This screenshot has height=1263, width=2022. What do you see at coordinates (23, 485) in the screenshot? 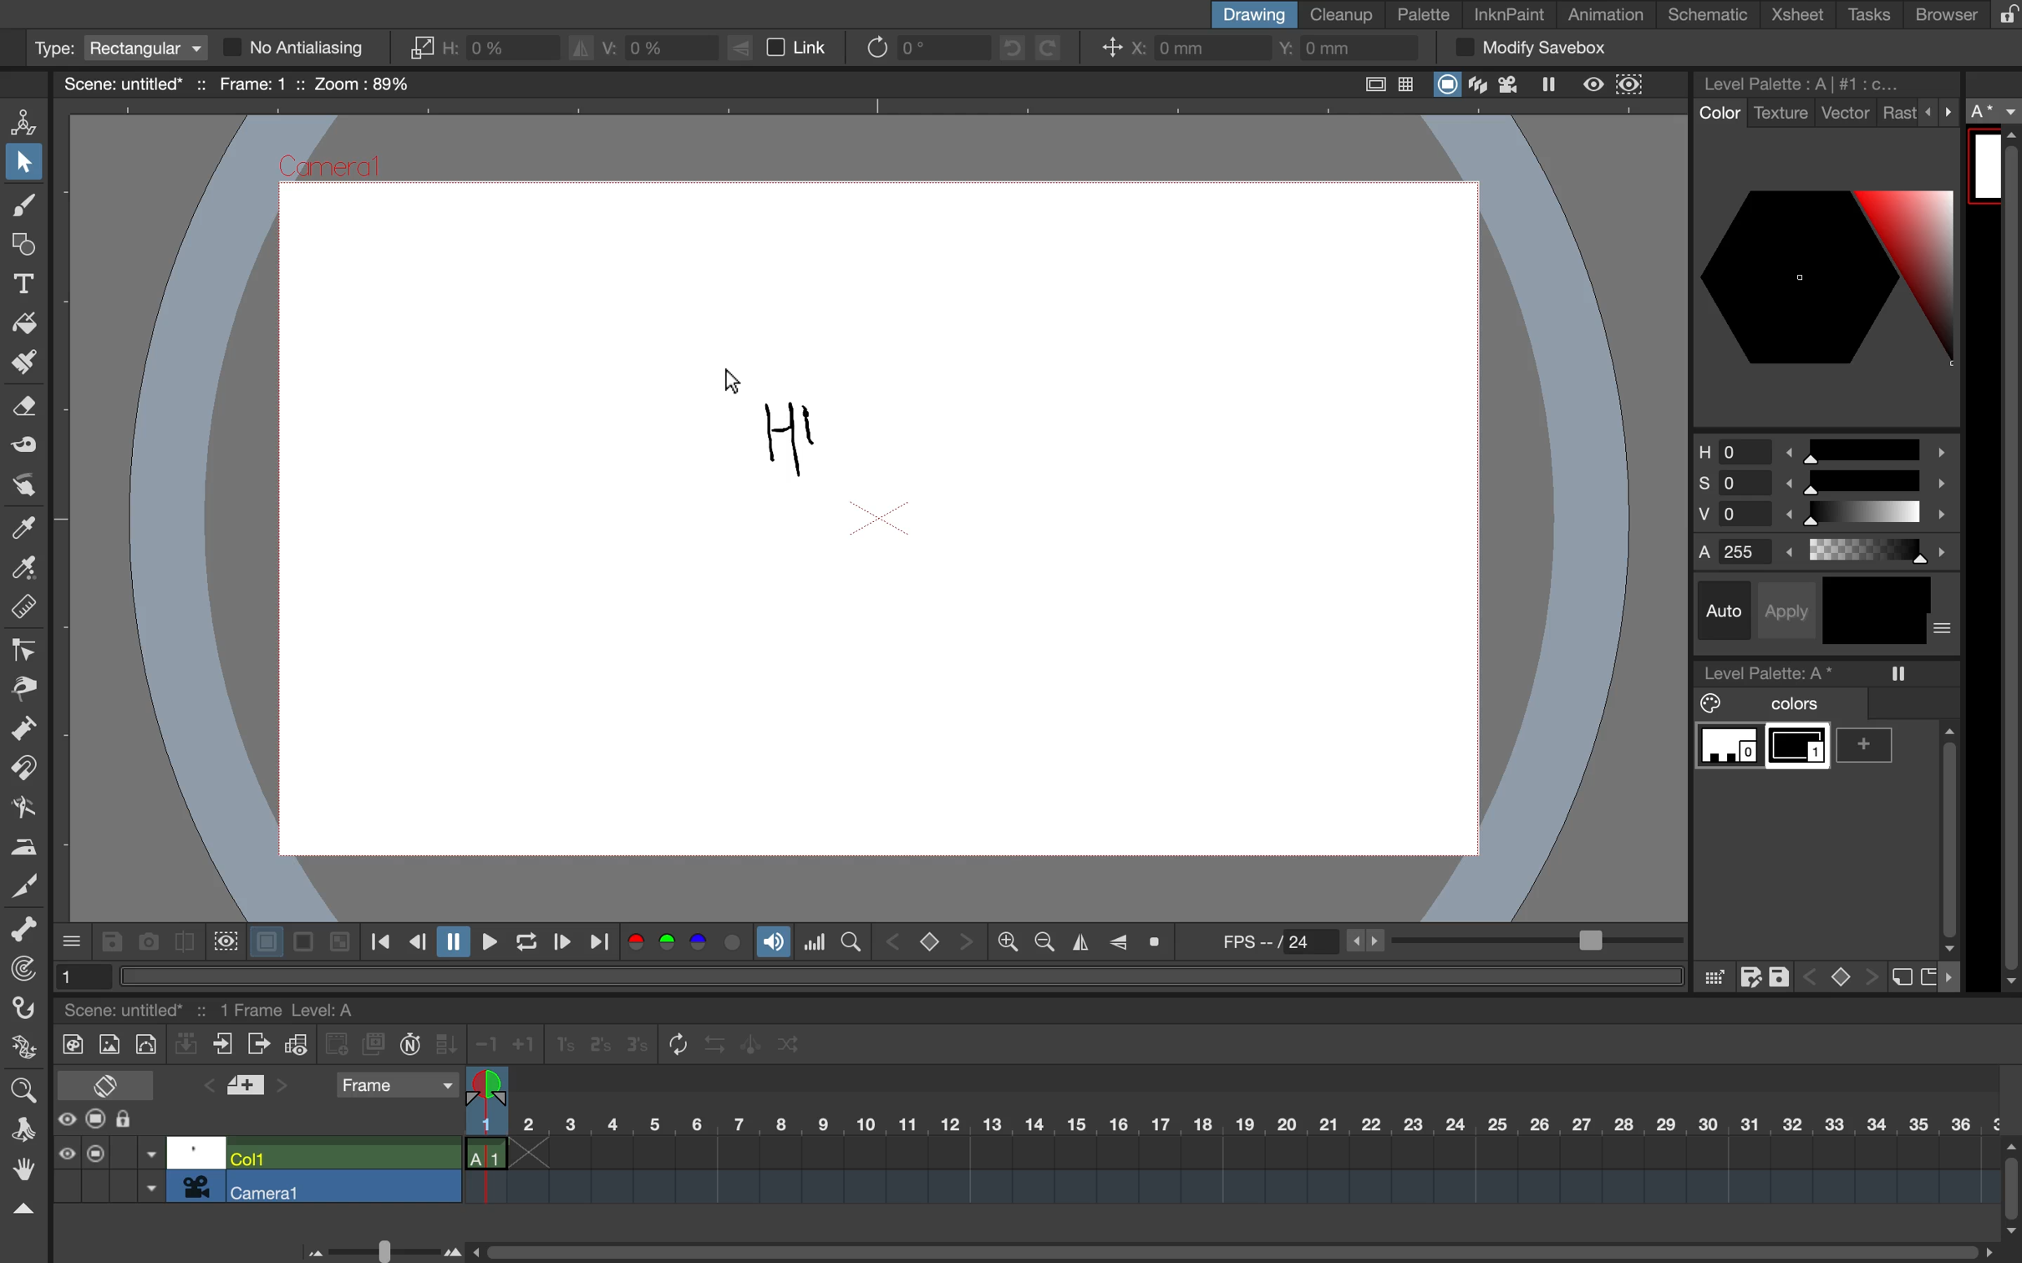
I see `finger tool` at bounding box center [23, 485].